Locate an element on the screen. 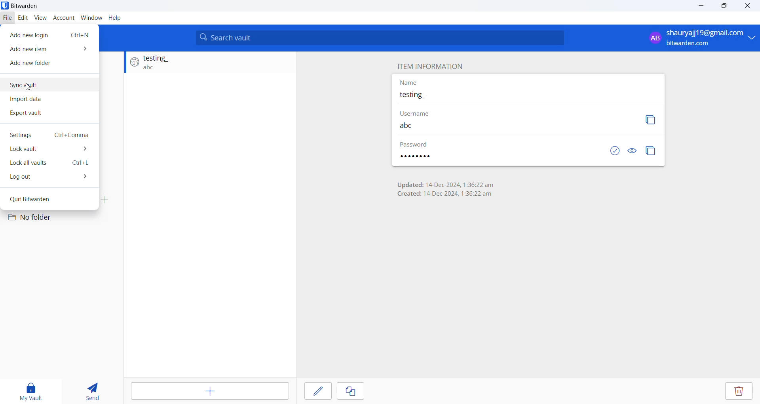  Help is located at coordinates (115, 17).